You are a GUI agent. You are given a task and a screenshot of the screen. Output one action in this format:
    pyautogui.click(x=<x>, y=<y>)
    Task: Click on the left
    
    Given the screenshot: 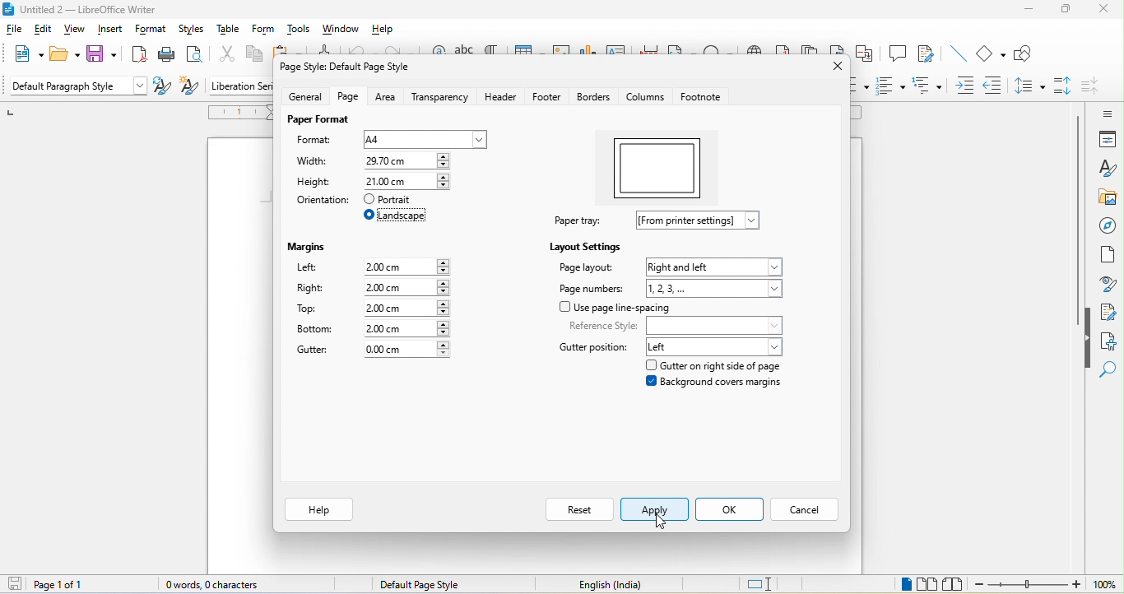 What is the action you would take?
    pyautogui.click(x=717, y=346)
    